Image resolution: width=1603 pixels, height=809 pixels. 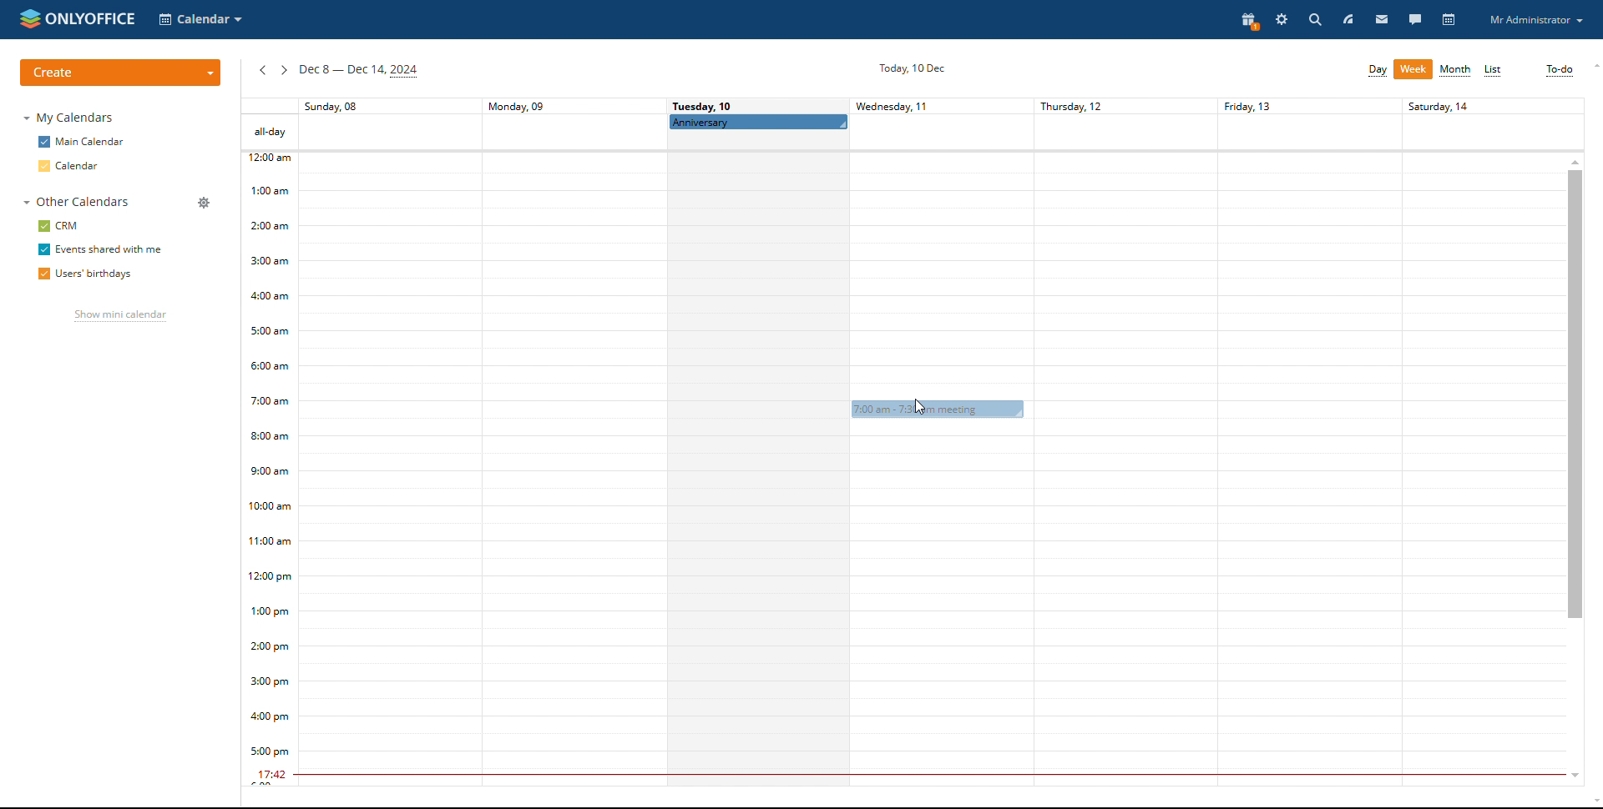 I want to click on Today 10 dec, so click(x=909, y=68).